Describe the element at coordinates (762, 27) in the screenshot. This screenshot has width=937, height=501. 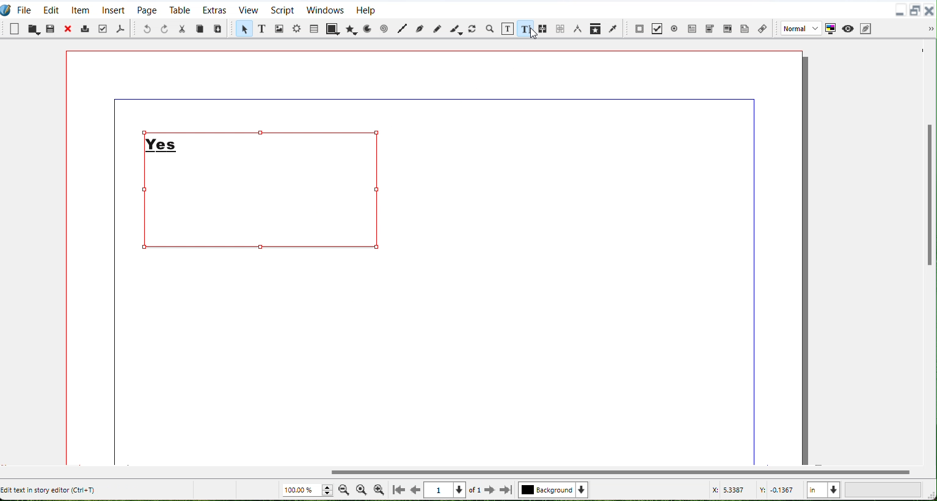
I see `Link Annotation` at that location.